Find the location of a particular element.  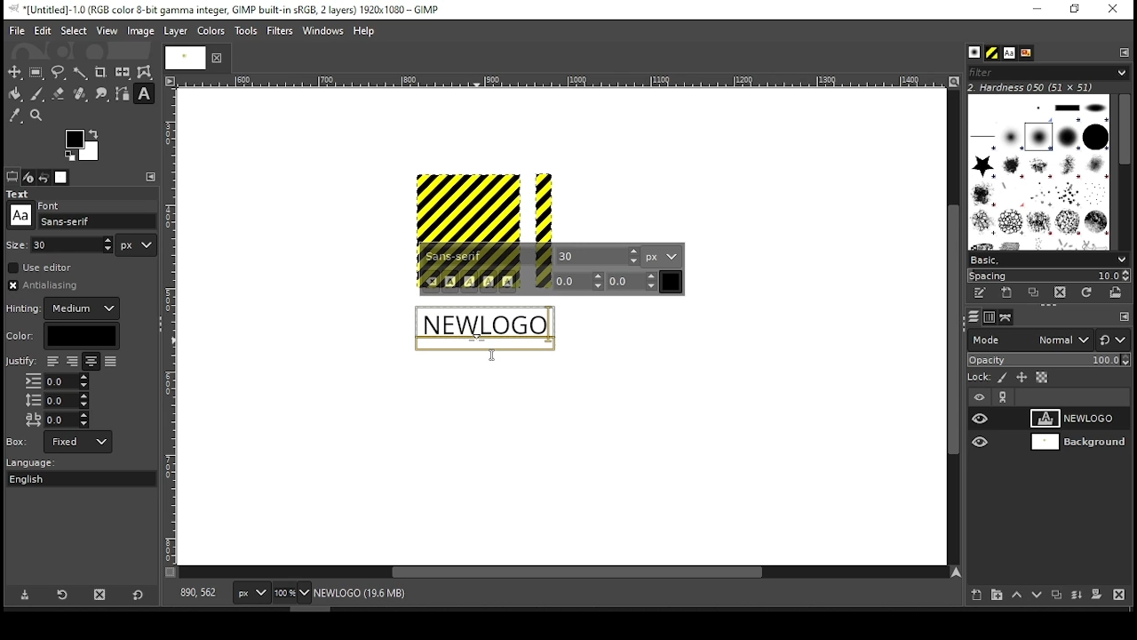

paint bucket tool is located at coordinates (16, 93).